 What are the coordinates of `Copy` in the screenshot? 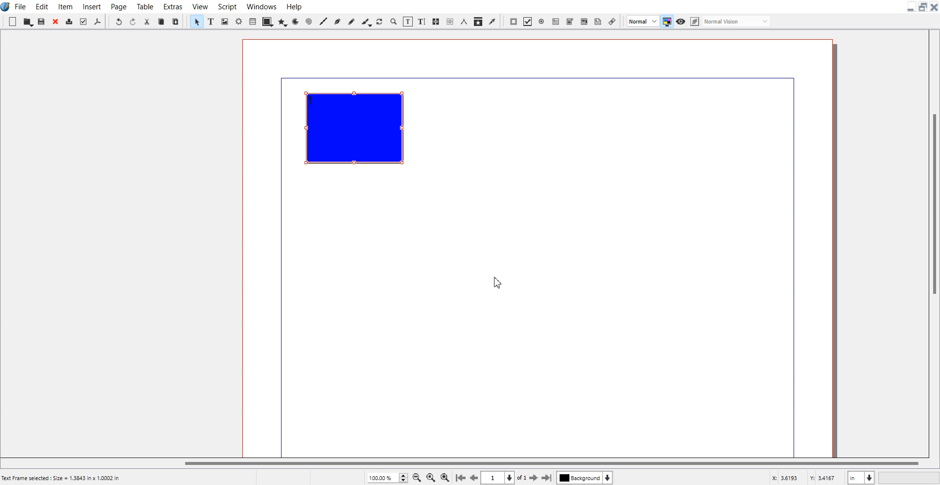 It's located at (161, 21).